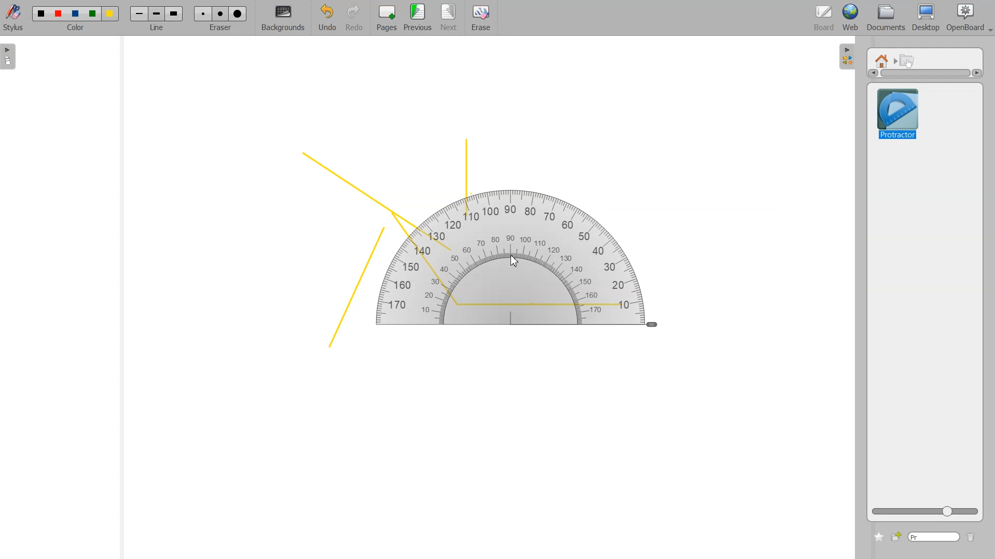 Image resolution: width=995 pixels, height=559 pixels. I want to click on Redo, so click(354, 19).